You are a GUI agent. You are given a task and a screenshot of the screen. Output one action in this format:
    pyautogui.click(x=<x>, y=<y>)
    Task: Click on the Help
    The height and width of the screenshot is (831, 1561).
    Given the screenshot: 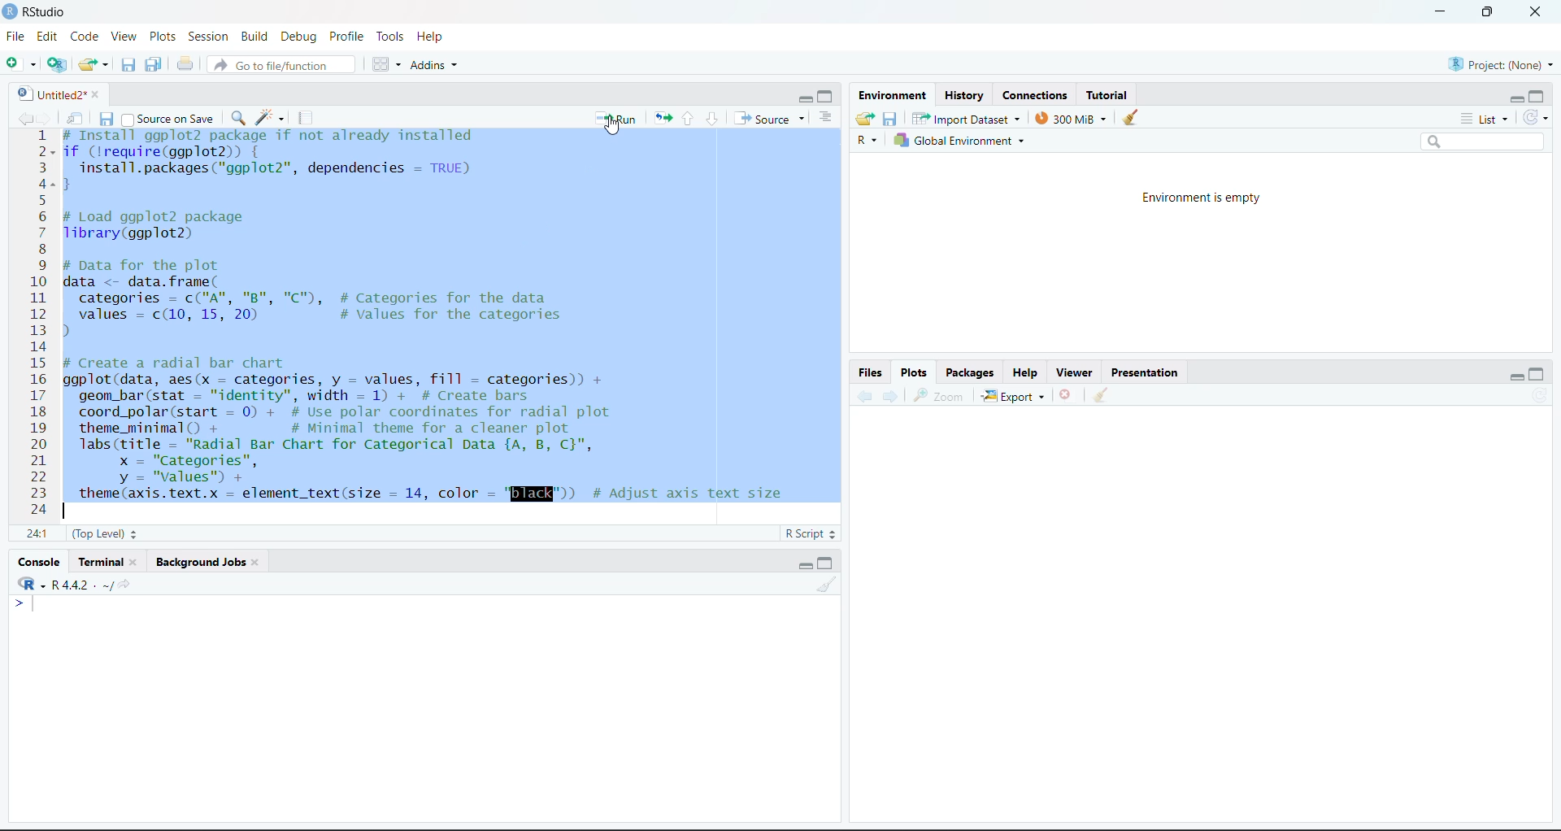 What is the action you would take?
    pyautogui.click(x=433, y=36)
    